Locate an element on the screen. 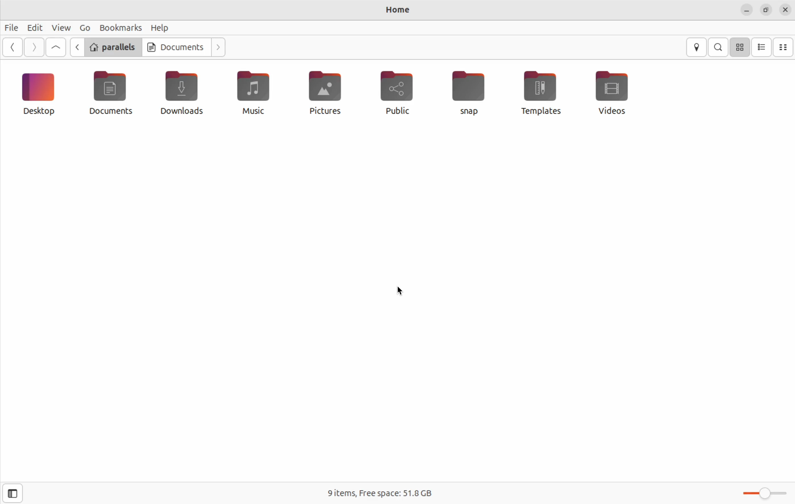  forward is located at coordinates (36, 47).